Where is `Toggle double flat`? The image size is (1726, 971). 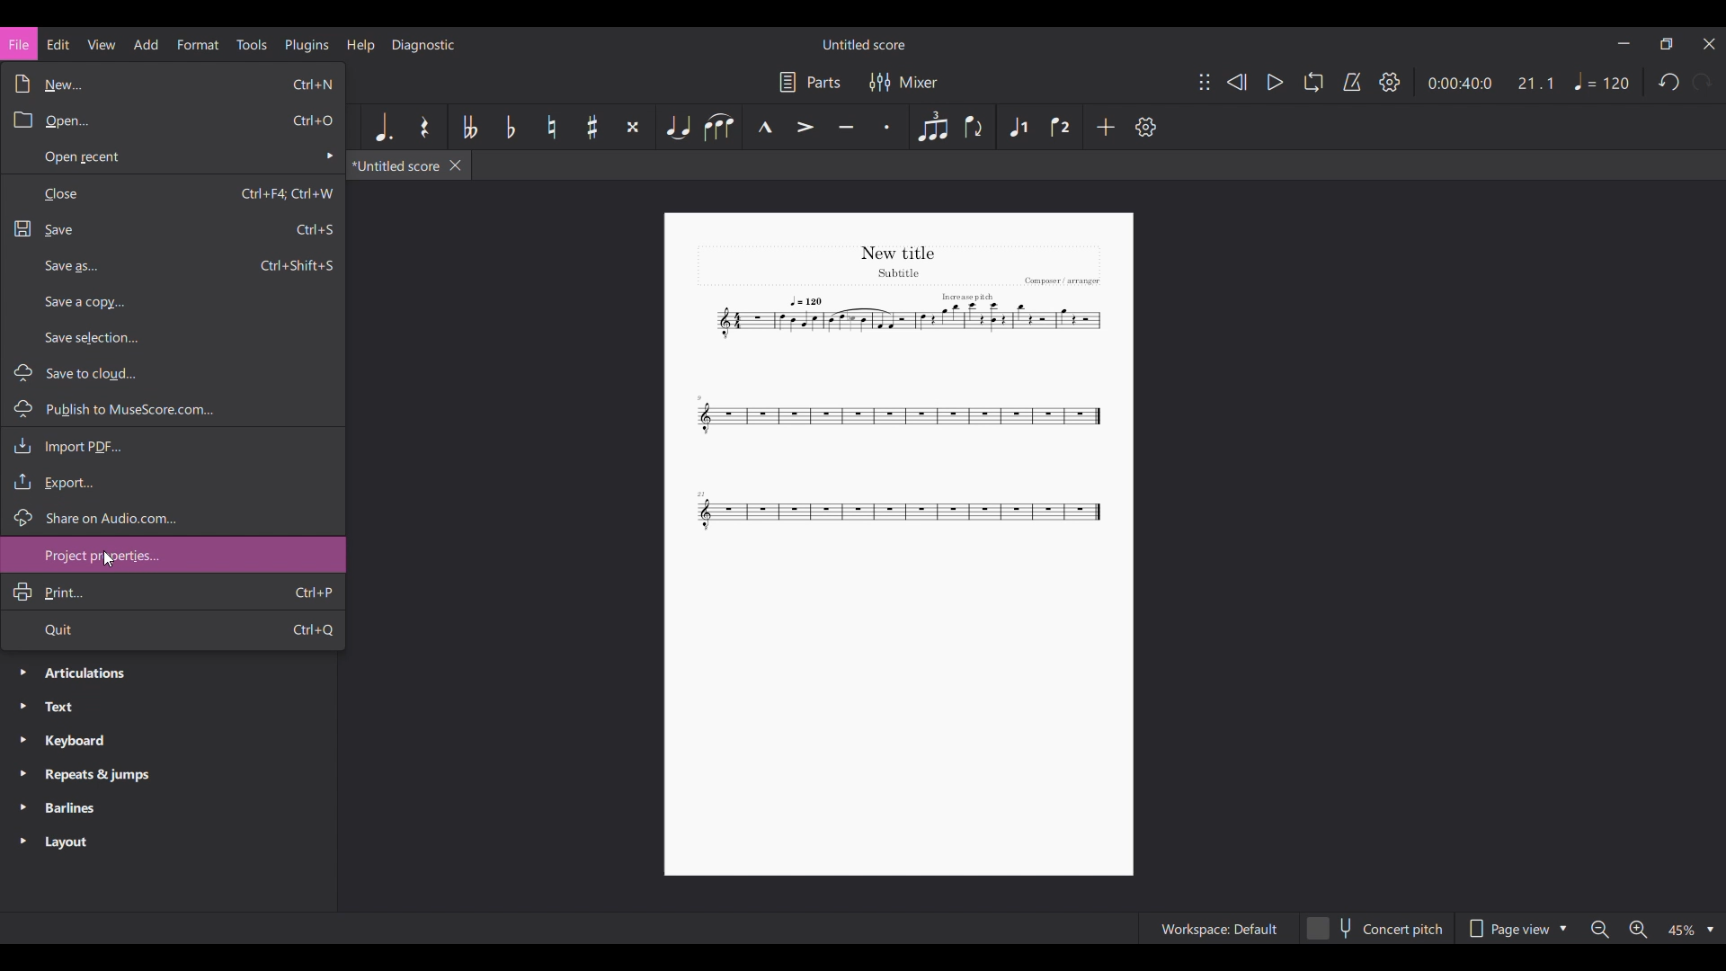
Toggle double flat is located at coordinates (468, 127).